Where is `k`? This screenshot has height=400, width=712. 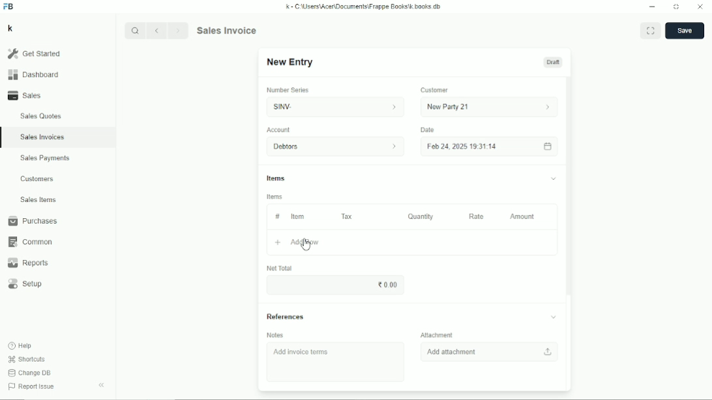 k is located at coordinates (10, 28).